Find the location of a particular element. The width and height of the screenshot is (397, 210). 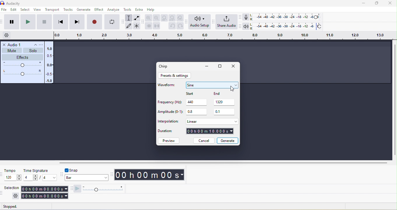

linear is located at coordinates (211, 121).